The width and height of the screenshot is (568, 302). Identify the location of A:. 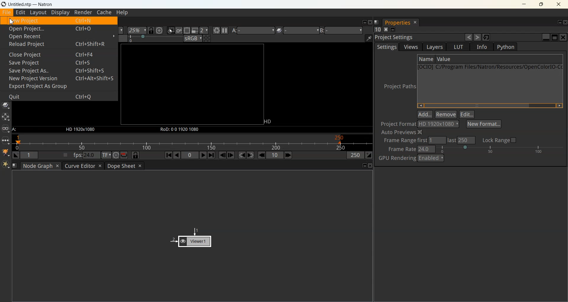
(15, 130).